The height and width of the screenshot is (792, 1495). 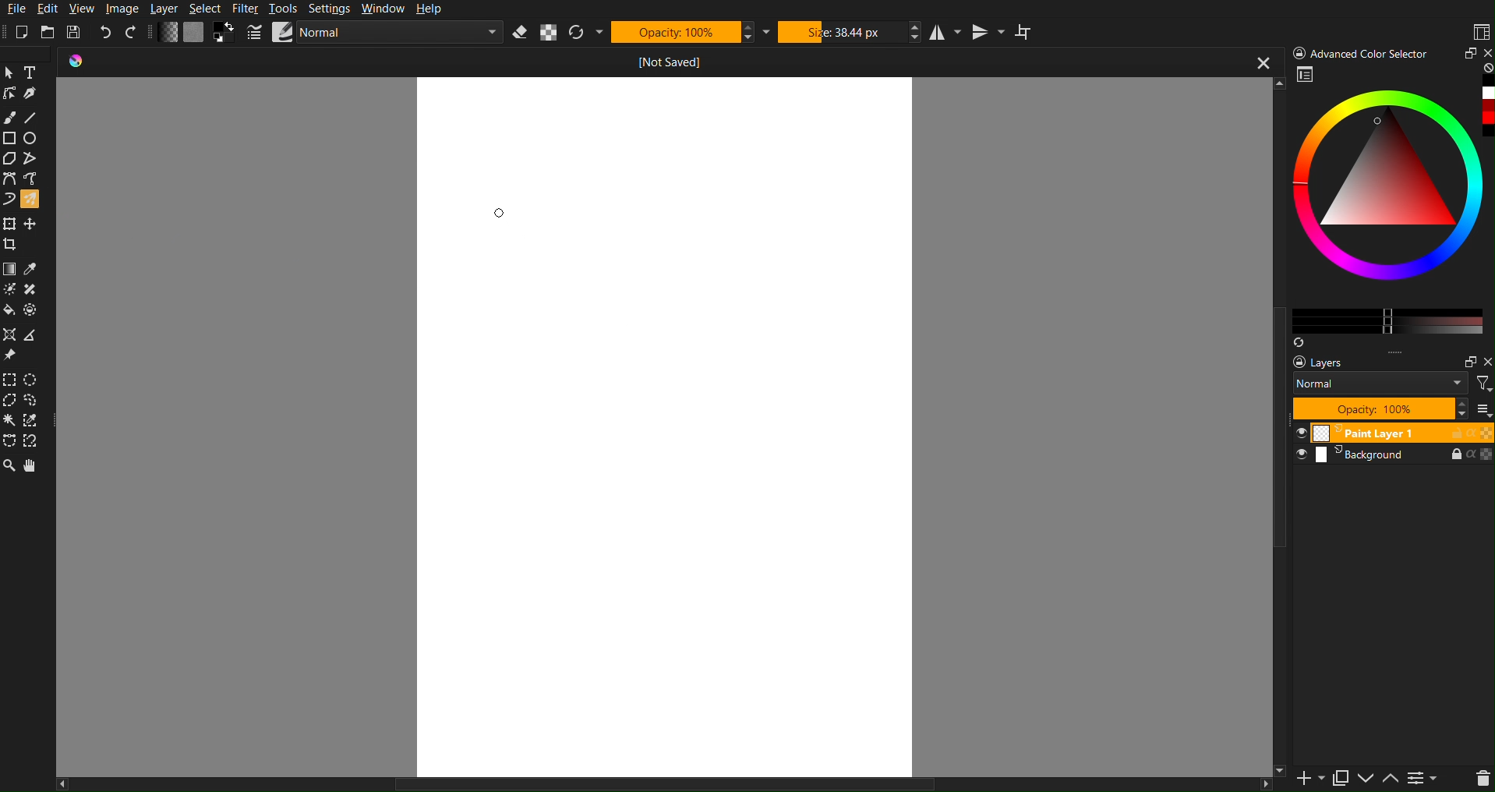 I want to click on Undo, so click(x=106, y=32).